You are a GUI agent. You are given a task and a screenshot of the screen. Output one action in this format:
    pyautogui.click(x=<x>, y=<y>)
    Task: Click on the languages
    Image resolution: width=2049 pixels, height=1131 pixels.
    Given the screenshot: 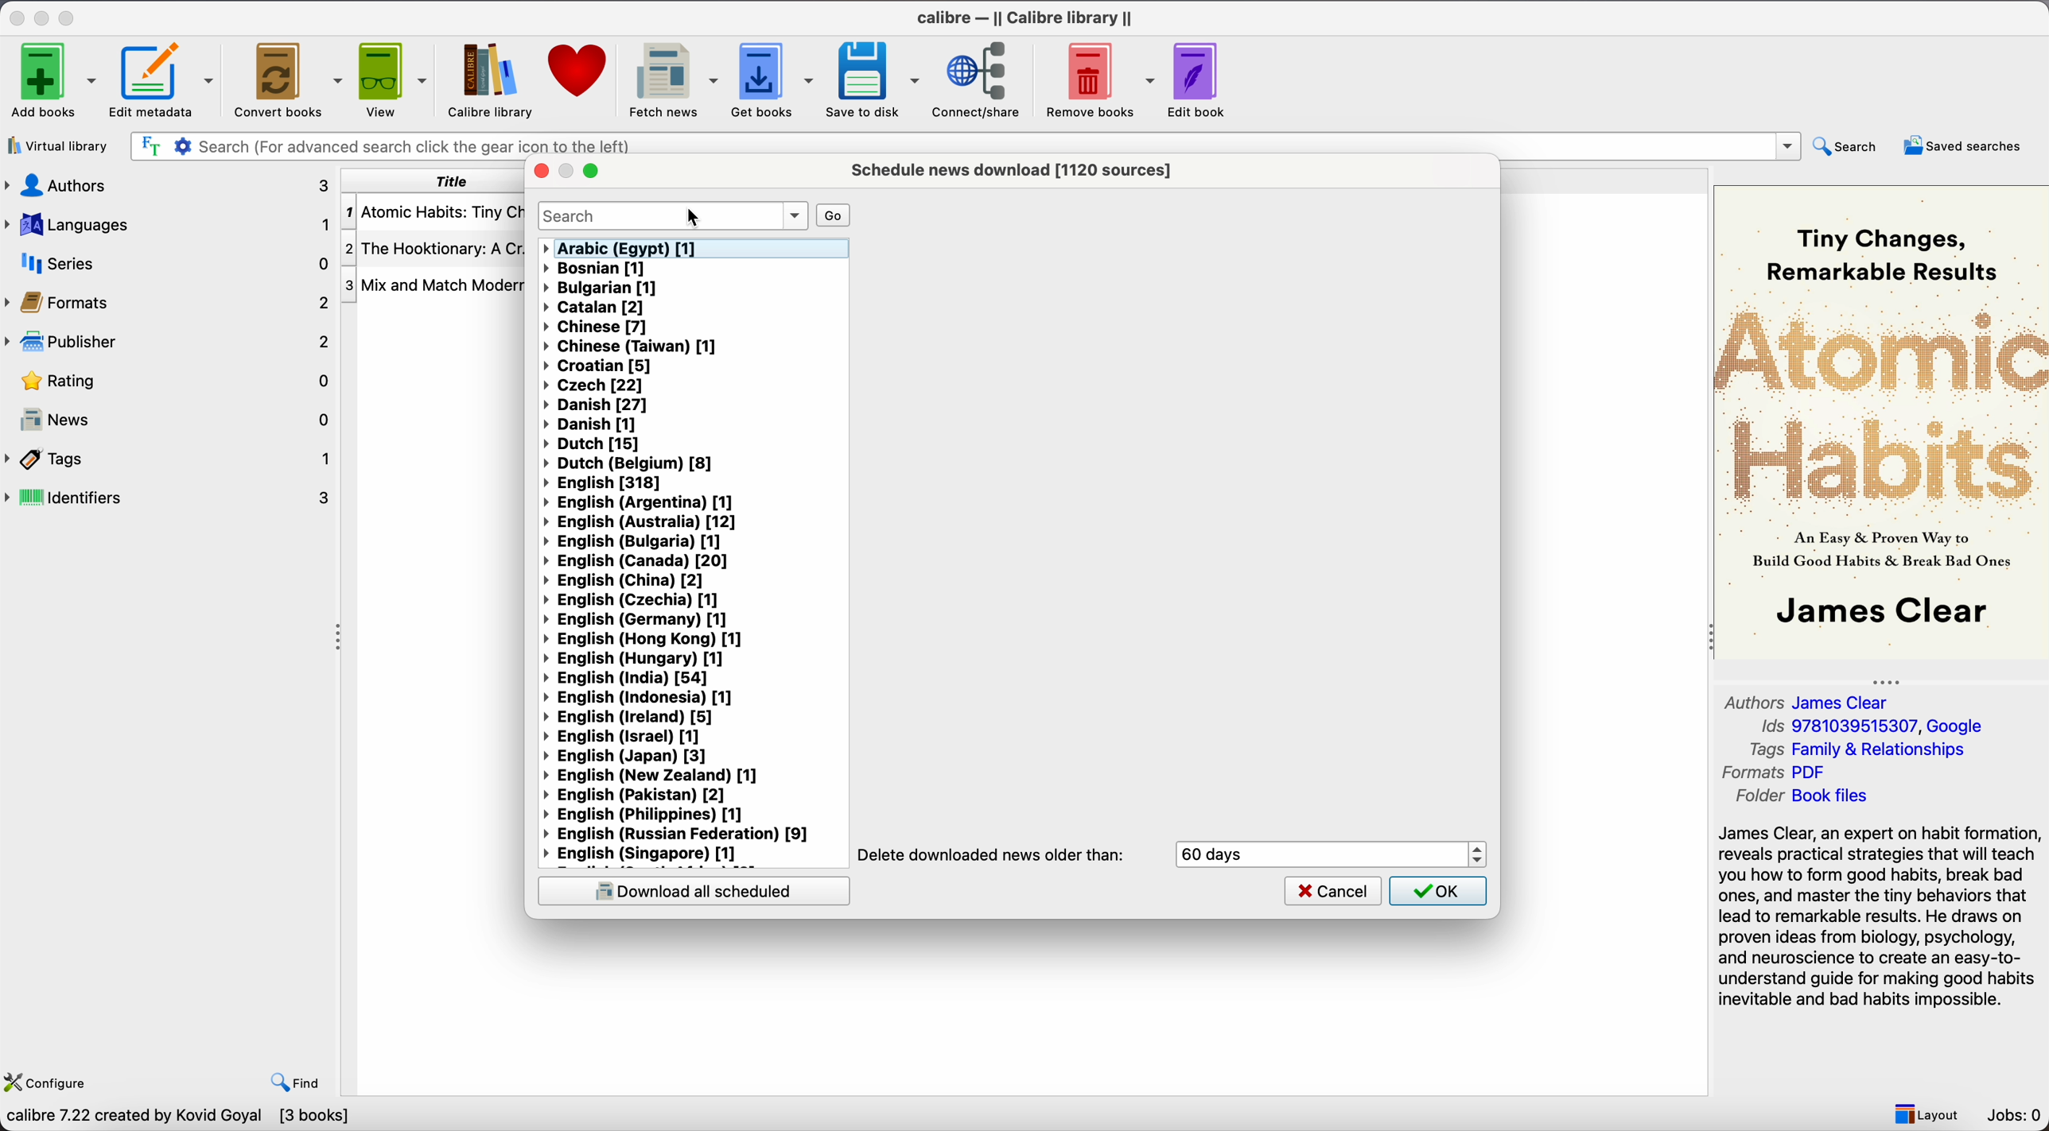 What is the action you would take?
    pyautogui.click(x=169, y=225)
    